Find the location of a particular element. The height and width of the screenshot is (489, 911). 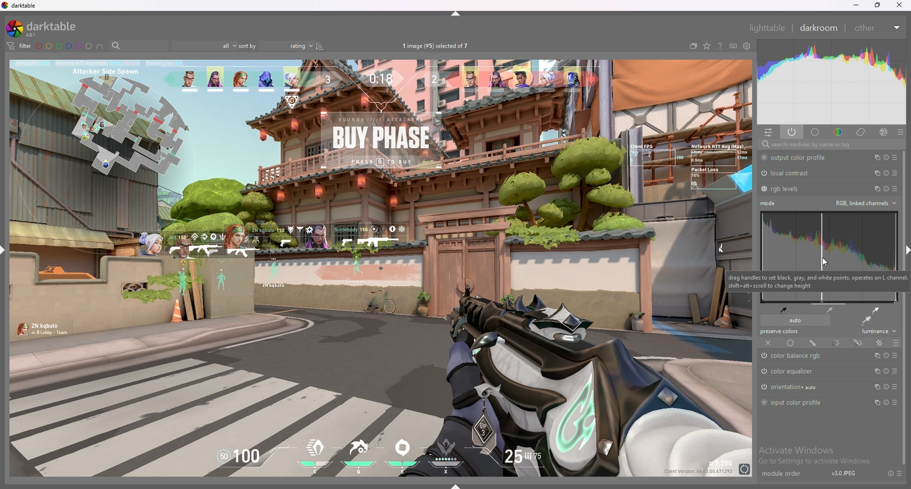

filter is located at coordinates (19, 46).